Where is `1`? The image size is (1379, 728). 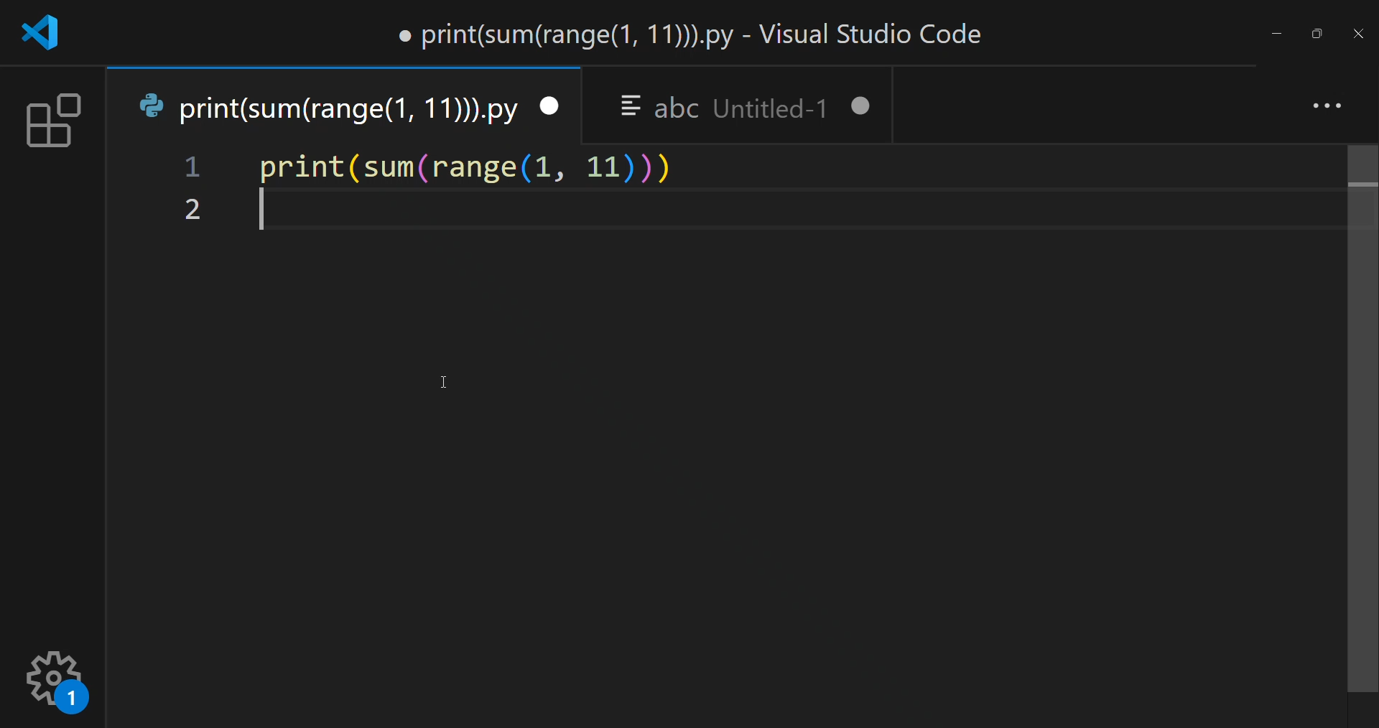 1 is located at coordinates (195, 169).